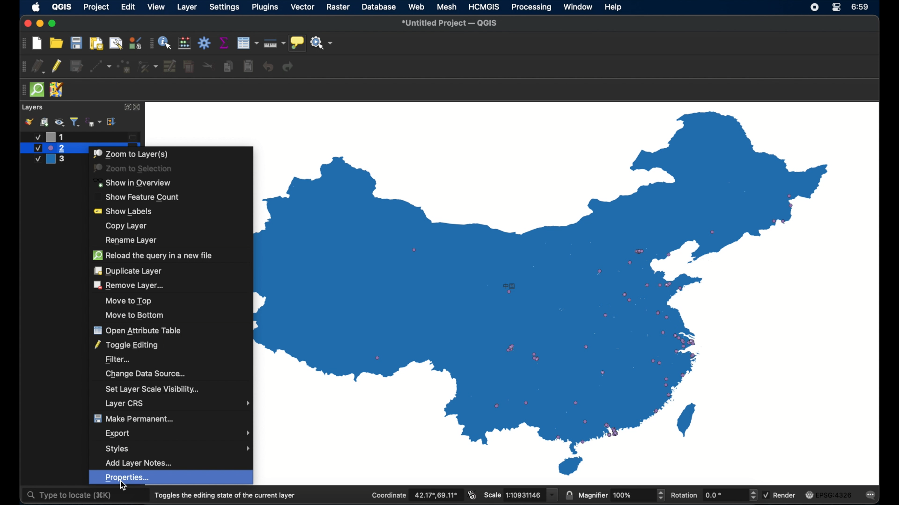 The image size is (899, 505). Describe the element at coordinates (297, 43) in the screenshot. I see `show map tips` at that location.